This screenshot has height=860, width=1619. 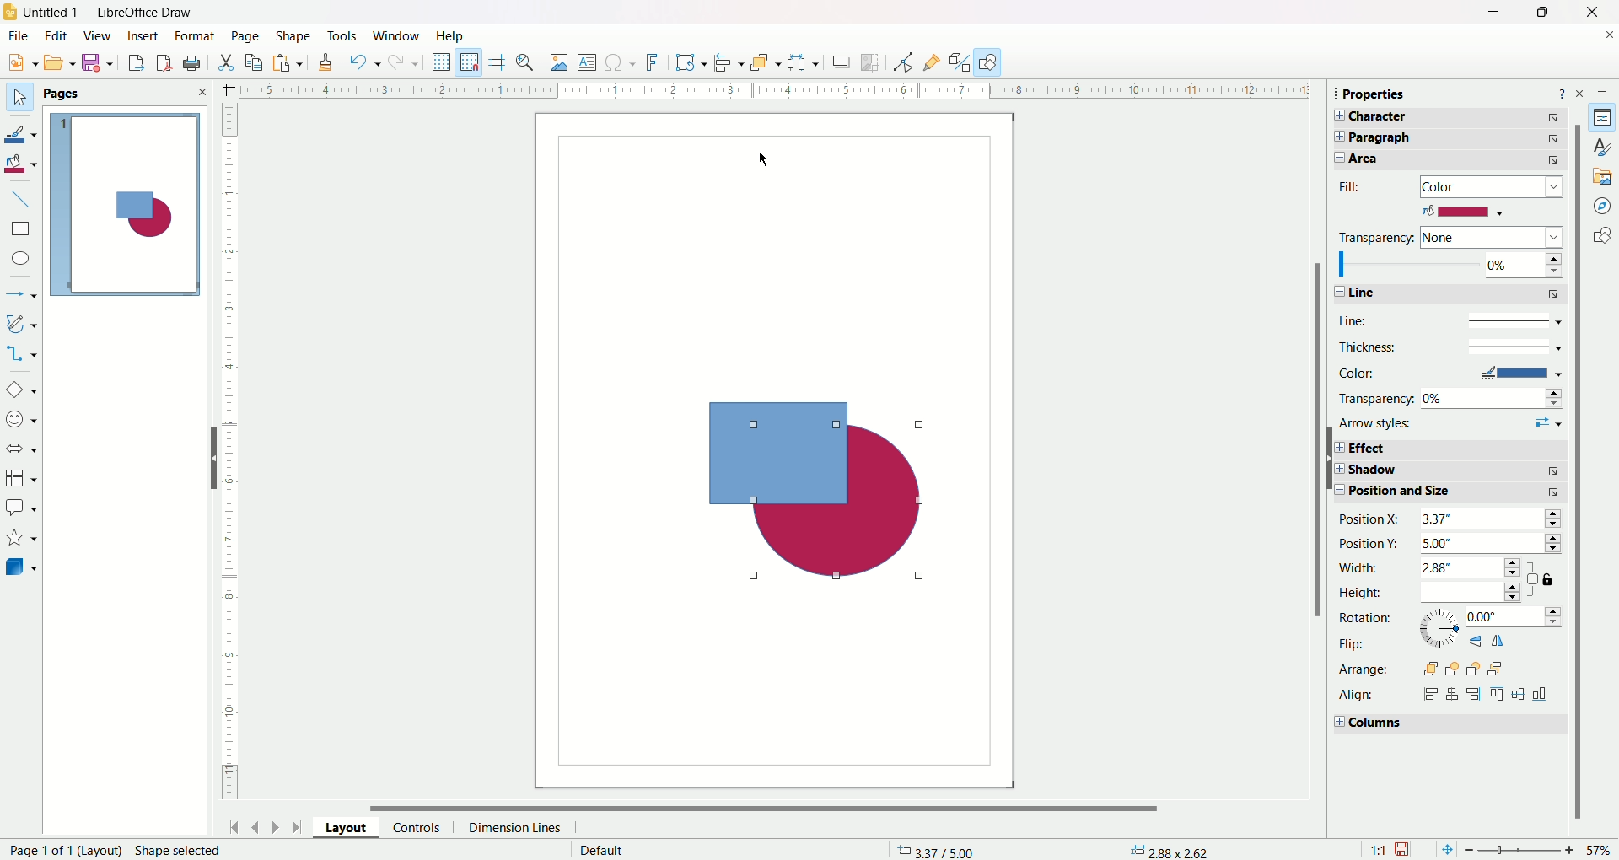 What do you see at coordinates (841, 64) in the screenshot?
I see `shadow` at bounding box center [841, 64].